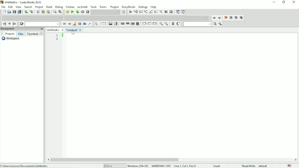  What do you see at coordinates (19, 29) in the screenshot?
I see `Management` at bounding box center [19, 29].